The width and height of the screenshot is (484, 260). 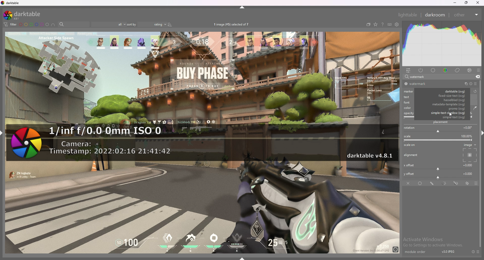 What do you see at coordinates (74, 24) in the screenshot?
I see `filter by text` at bounding box center [74, 24].